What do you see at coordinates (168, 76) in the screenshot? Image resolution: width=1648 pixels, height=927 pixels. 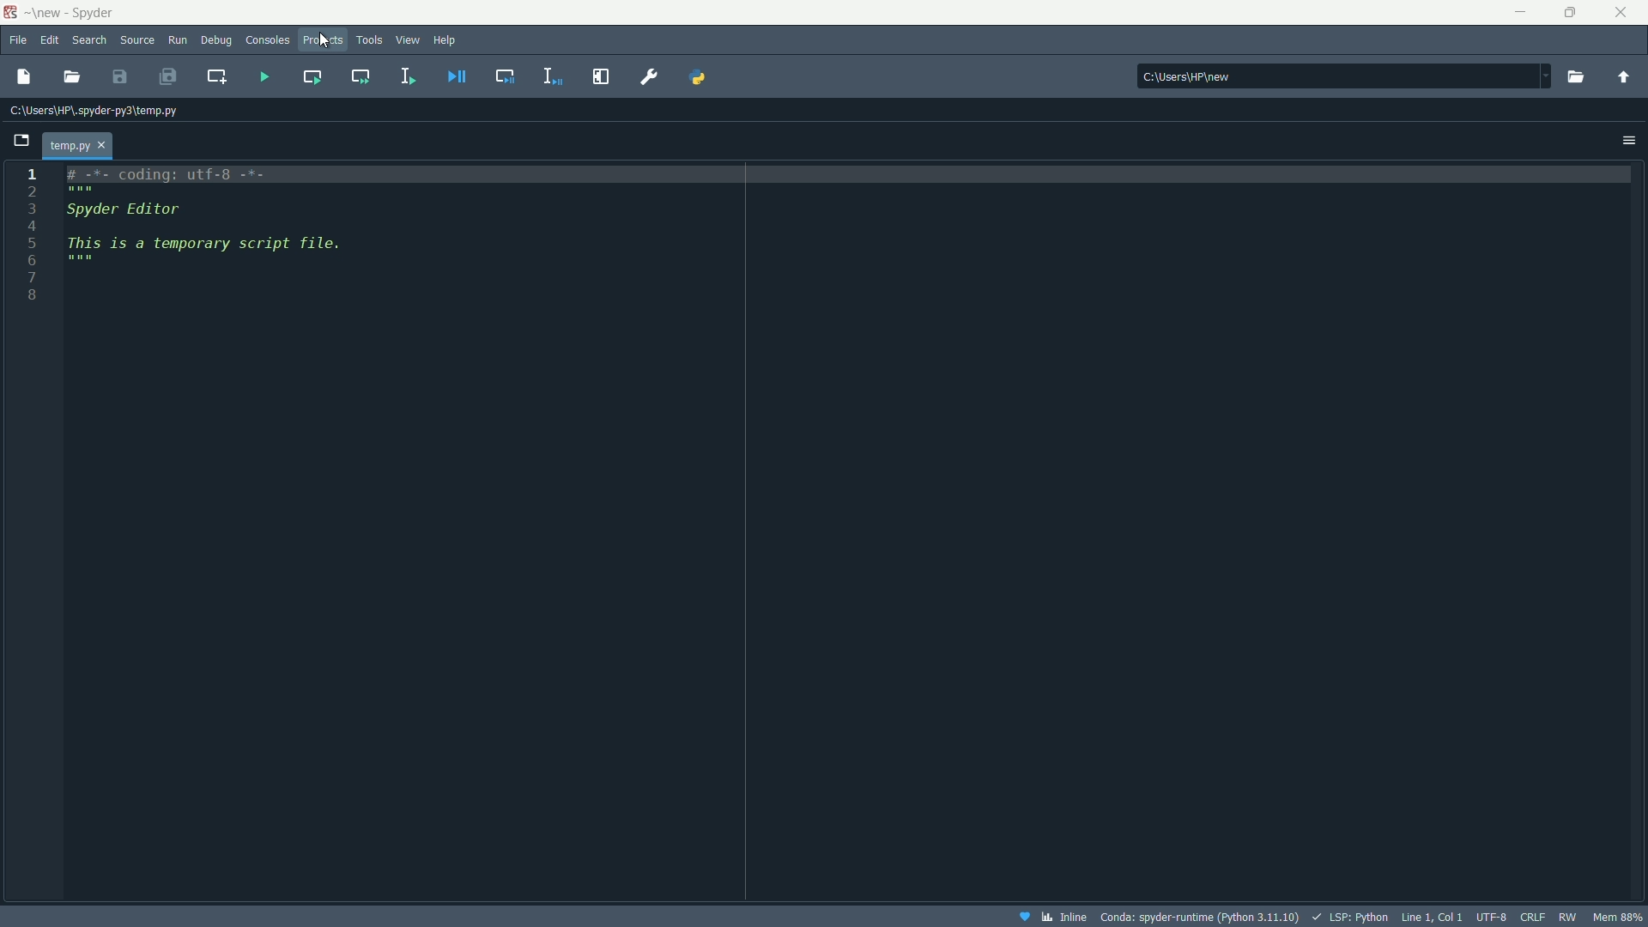 I see `Save all files ` at bounding box center [168, 76].